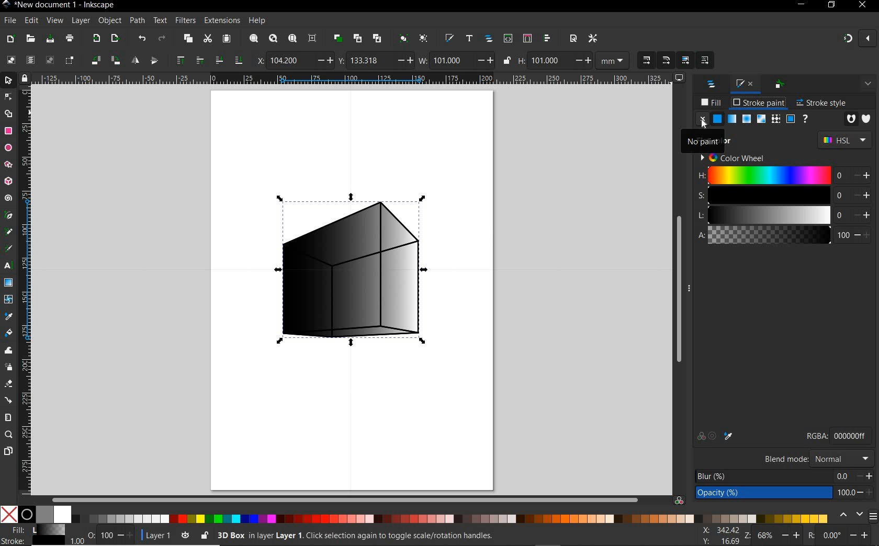 The image size is (879, 546). I want to click on OBJECT WITH STROKE SELECTED, so click(358, 266).